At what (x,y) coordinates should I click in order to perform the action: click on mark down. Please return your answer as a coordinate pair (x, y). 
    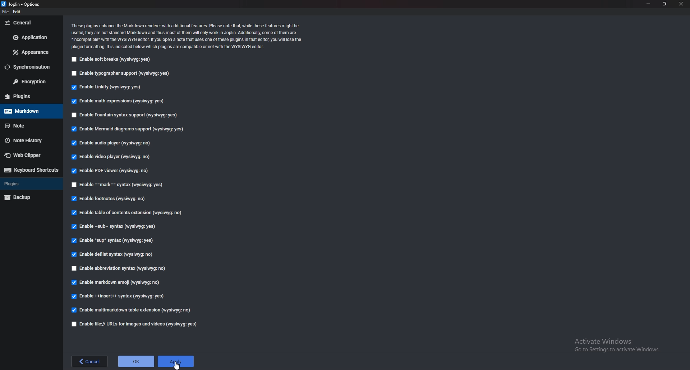
    Looking at the image, I should click on (28, 111).